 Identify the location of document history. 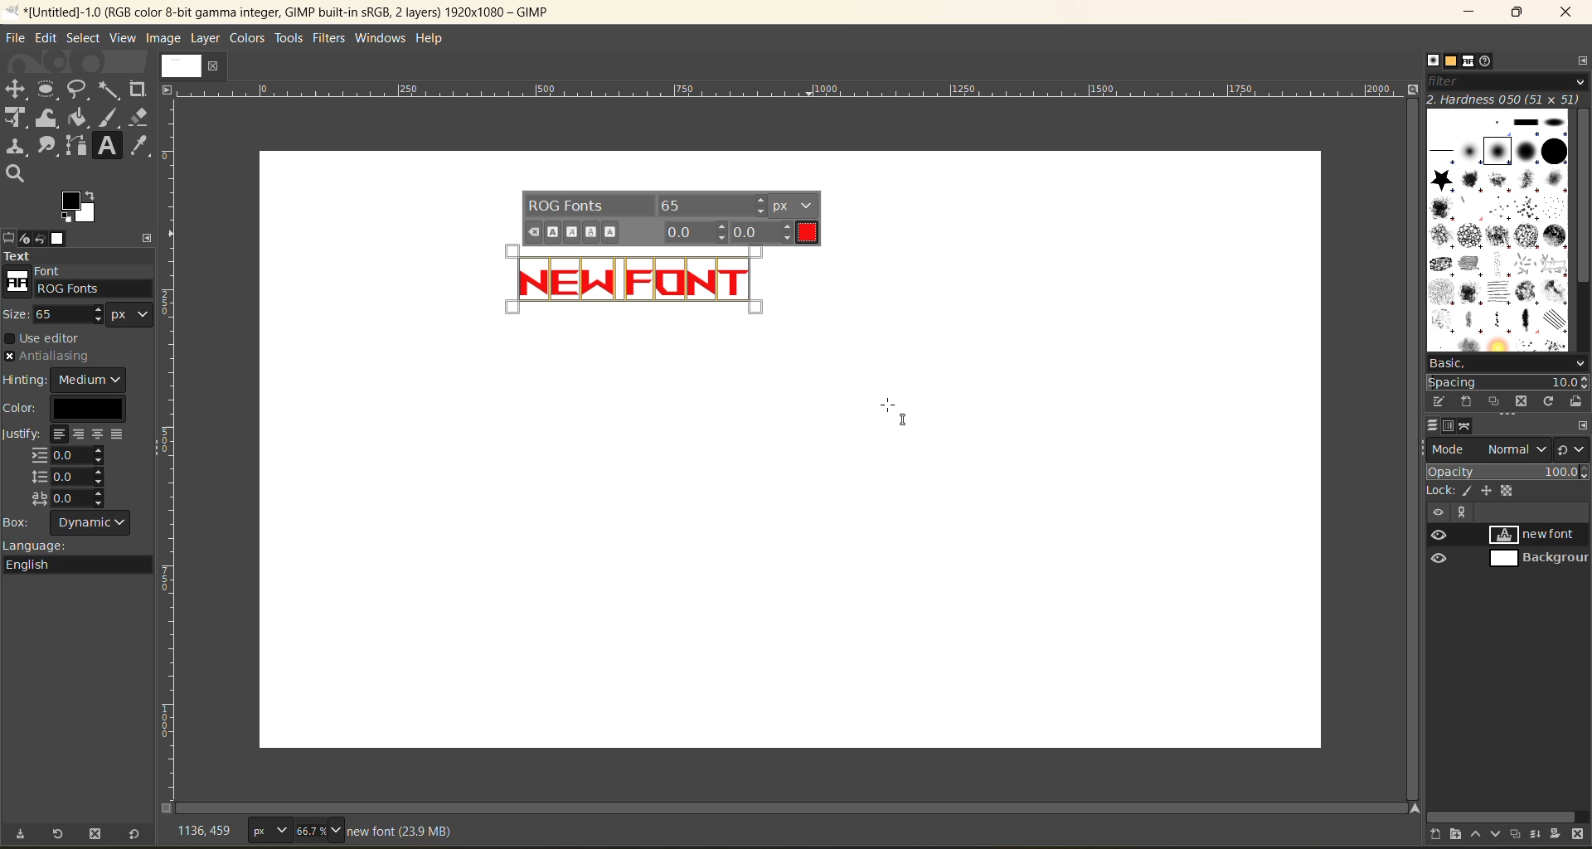
(1487, 63).